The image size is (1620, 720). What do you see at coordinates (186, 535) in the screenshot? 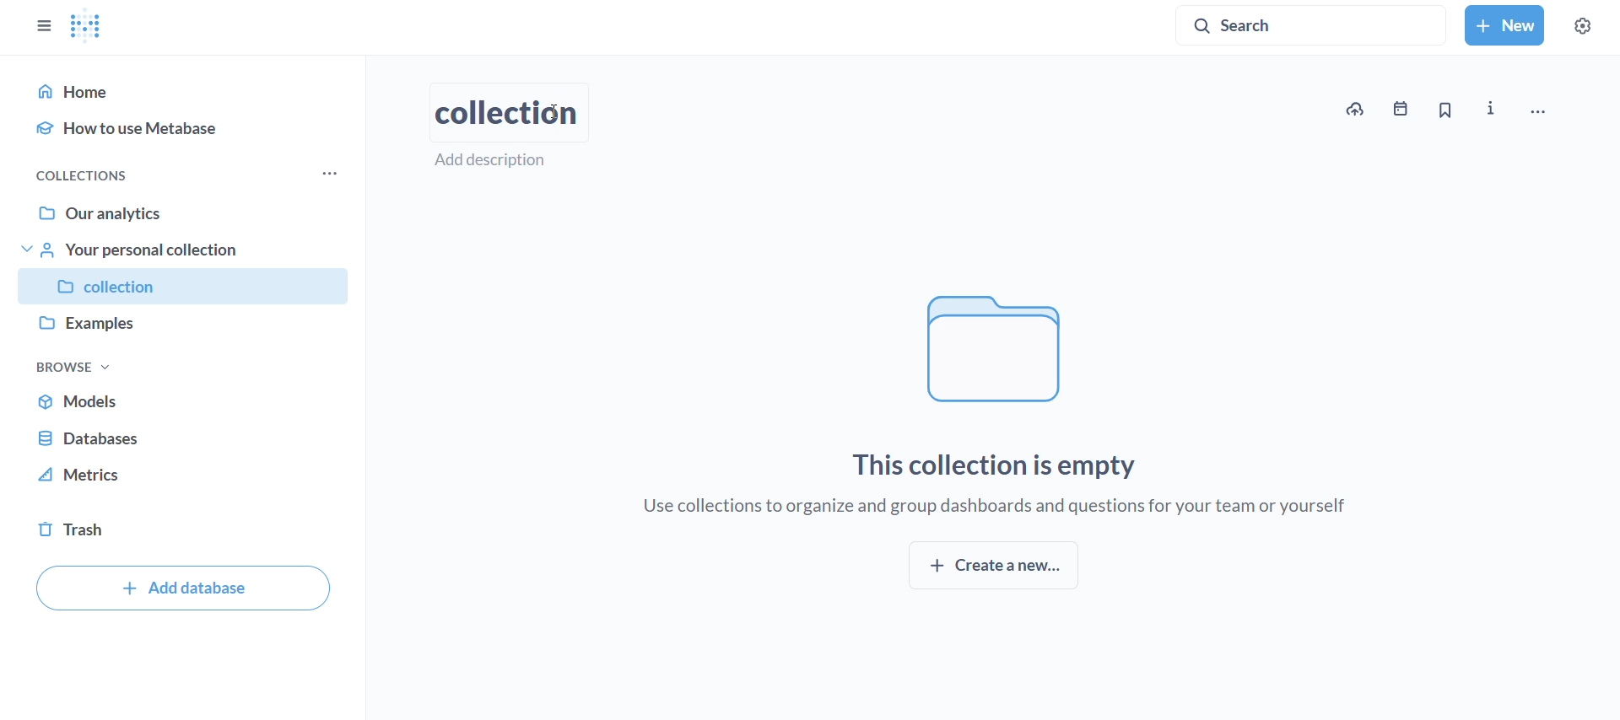
I see `trash` at bounding box center [186, 535].